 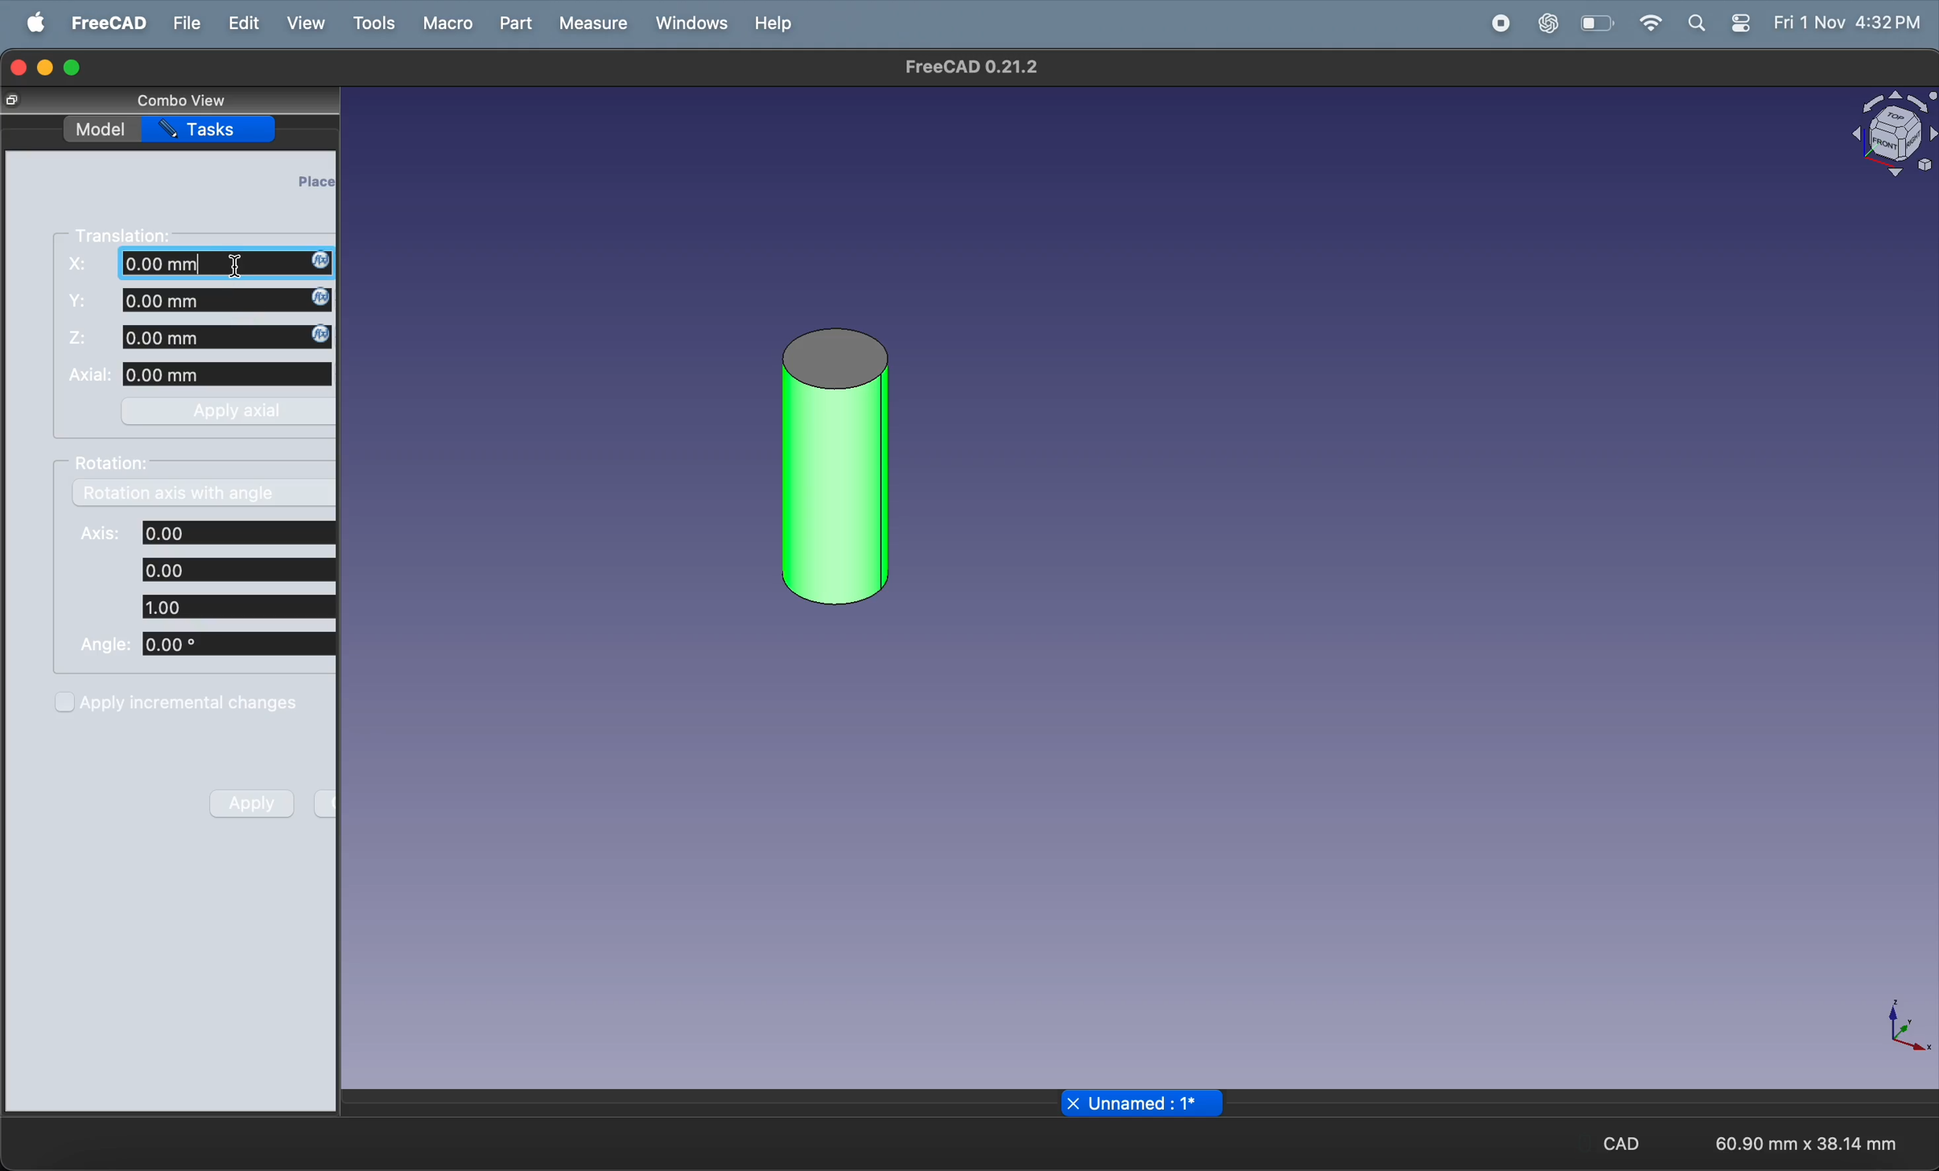 What do you see at coordinates (1719, 25) in the screenshot?
I see `apple widgets` at bounding box center [1719, 25].